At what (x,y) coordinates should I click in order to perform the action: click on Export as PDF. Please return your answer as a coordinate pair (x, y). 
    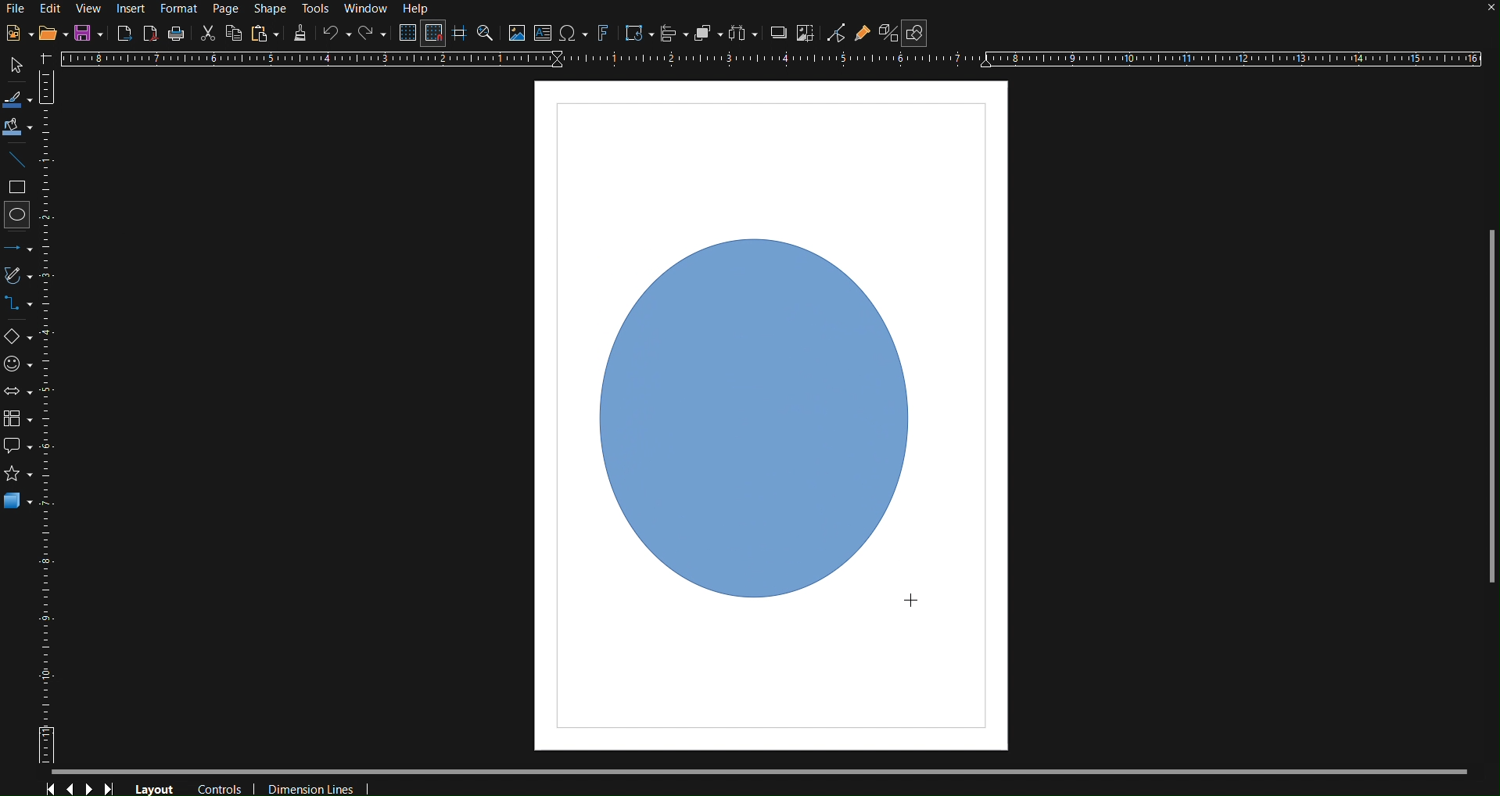
    Looking at the image, I should click on (150, 33).